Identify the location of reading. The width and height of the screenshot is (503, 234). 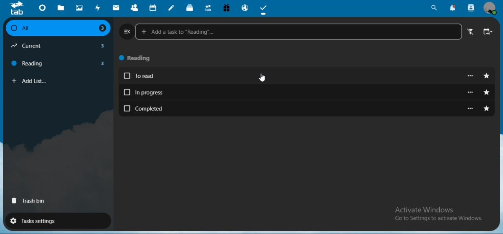
(139, 58).